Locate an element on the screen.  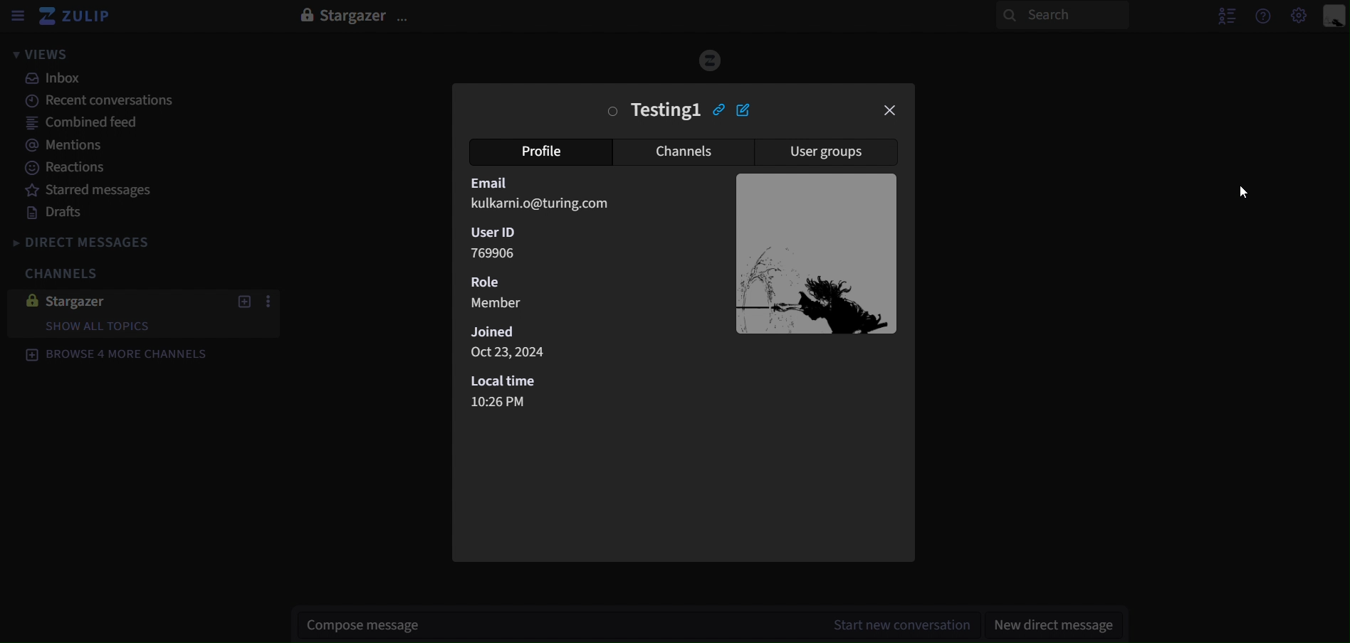
new topics is located at coordinates (244, 302).